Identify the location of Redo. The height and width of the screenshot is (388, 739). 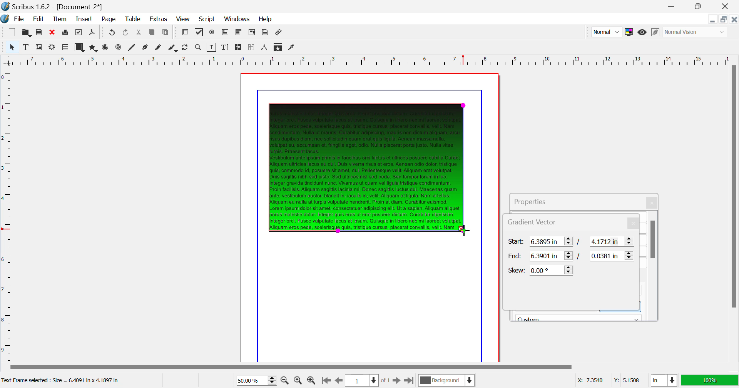
(111, 33).